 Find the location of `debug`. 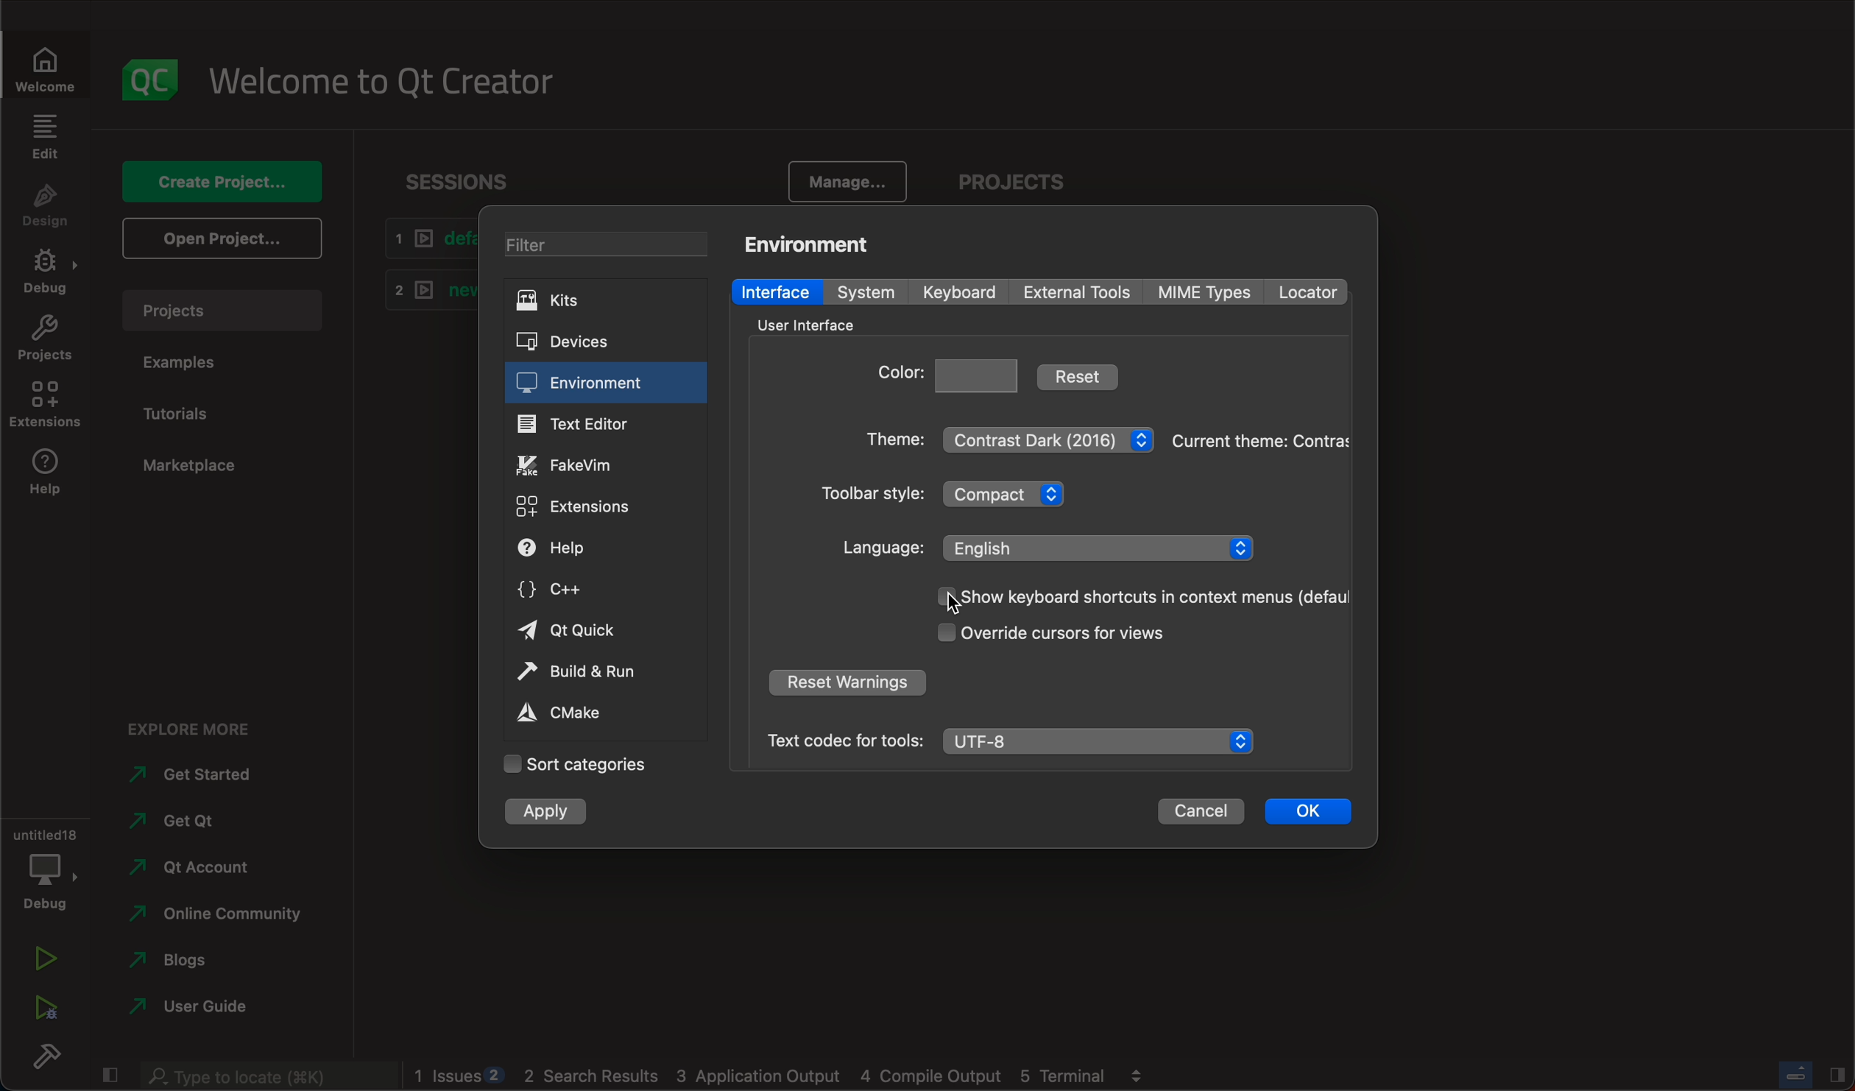

debug is located at coordinates (43, 863).